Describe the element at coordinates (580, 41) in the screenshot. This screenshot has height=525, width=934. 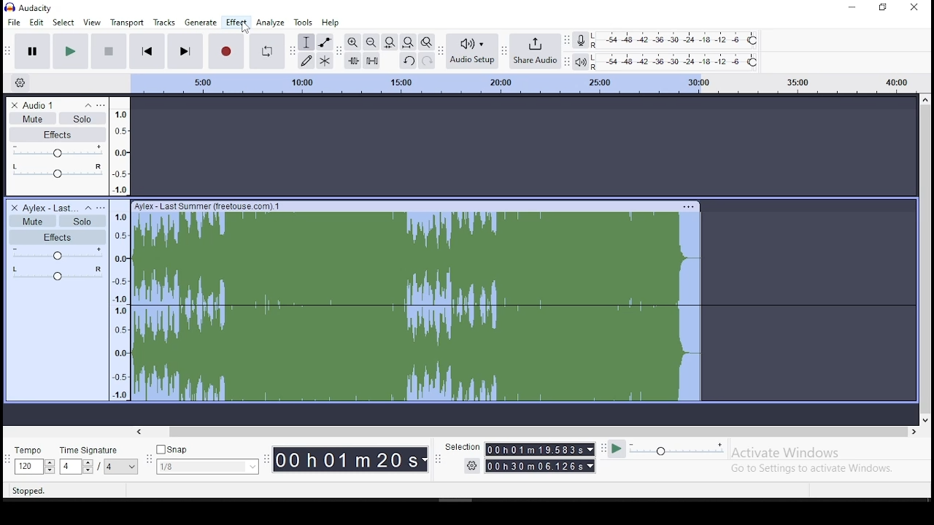
I see `record meter` at that location.